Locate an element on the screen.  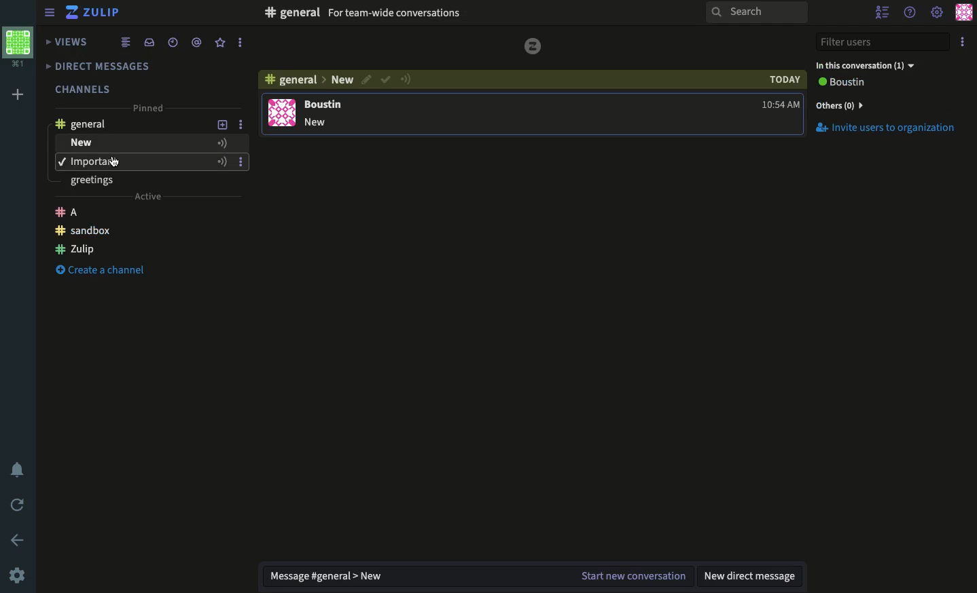
user profile is located at coordinates (281, 113).